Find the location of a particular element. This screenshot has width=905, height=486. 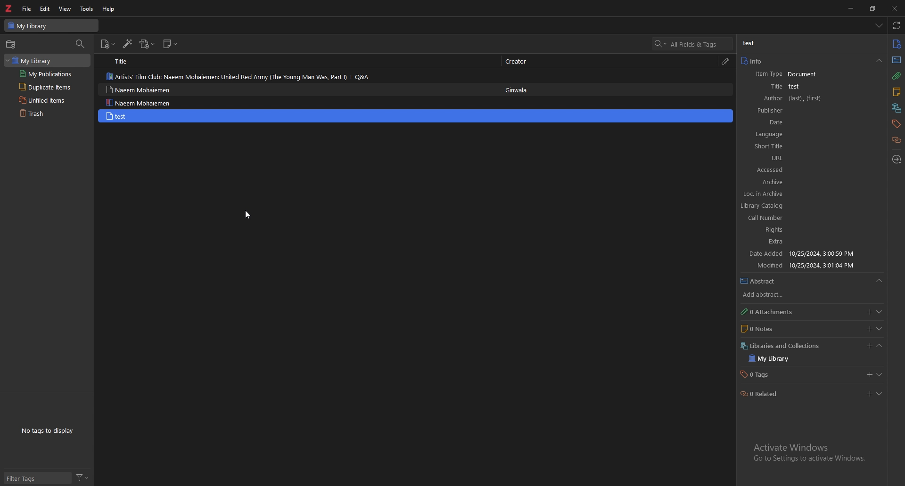

Filter is located at coordinates (85, 478).